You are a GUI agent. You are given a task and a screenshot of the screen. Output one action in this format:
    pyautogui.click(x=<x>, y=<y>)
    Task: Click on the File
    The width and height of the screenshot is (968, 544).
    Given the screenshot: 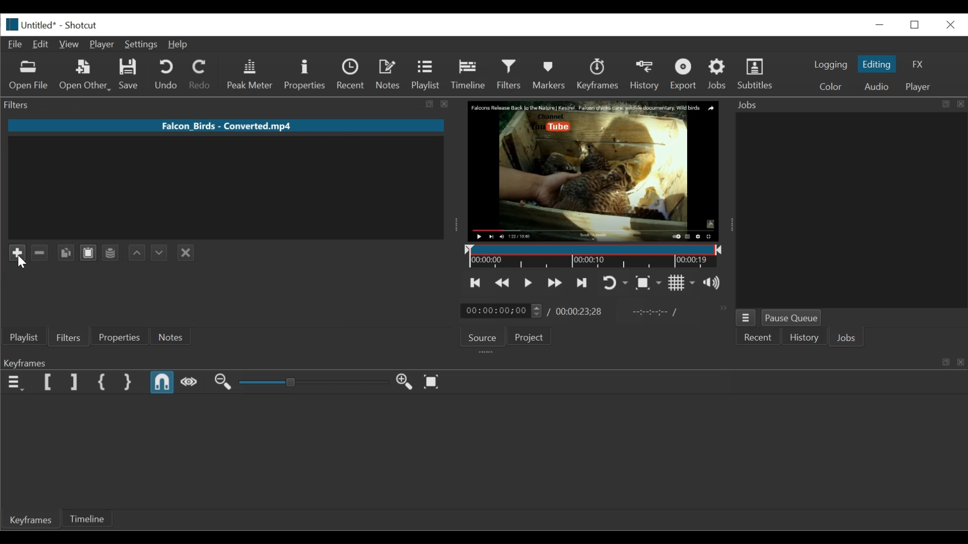 What is the action you would take?
    pyautogui.click(x=15, y=44)
    